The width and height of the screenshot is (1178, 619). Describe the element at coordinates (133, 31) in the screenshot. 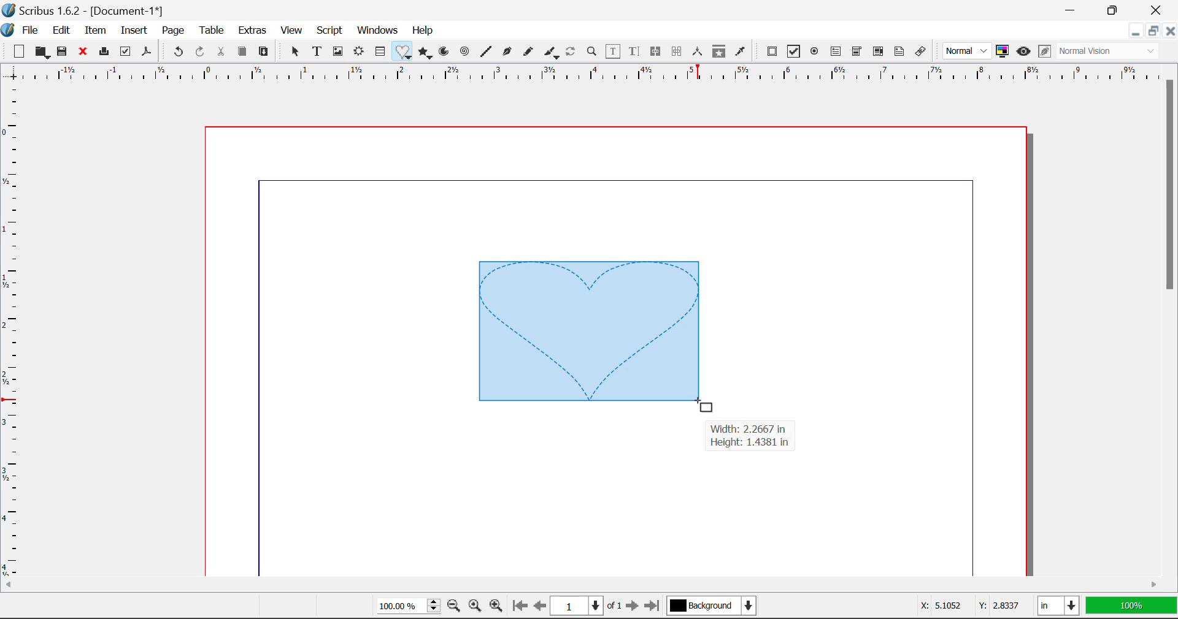

I see `Insert` at that location.